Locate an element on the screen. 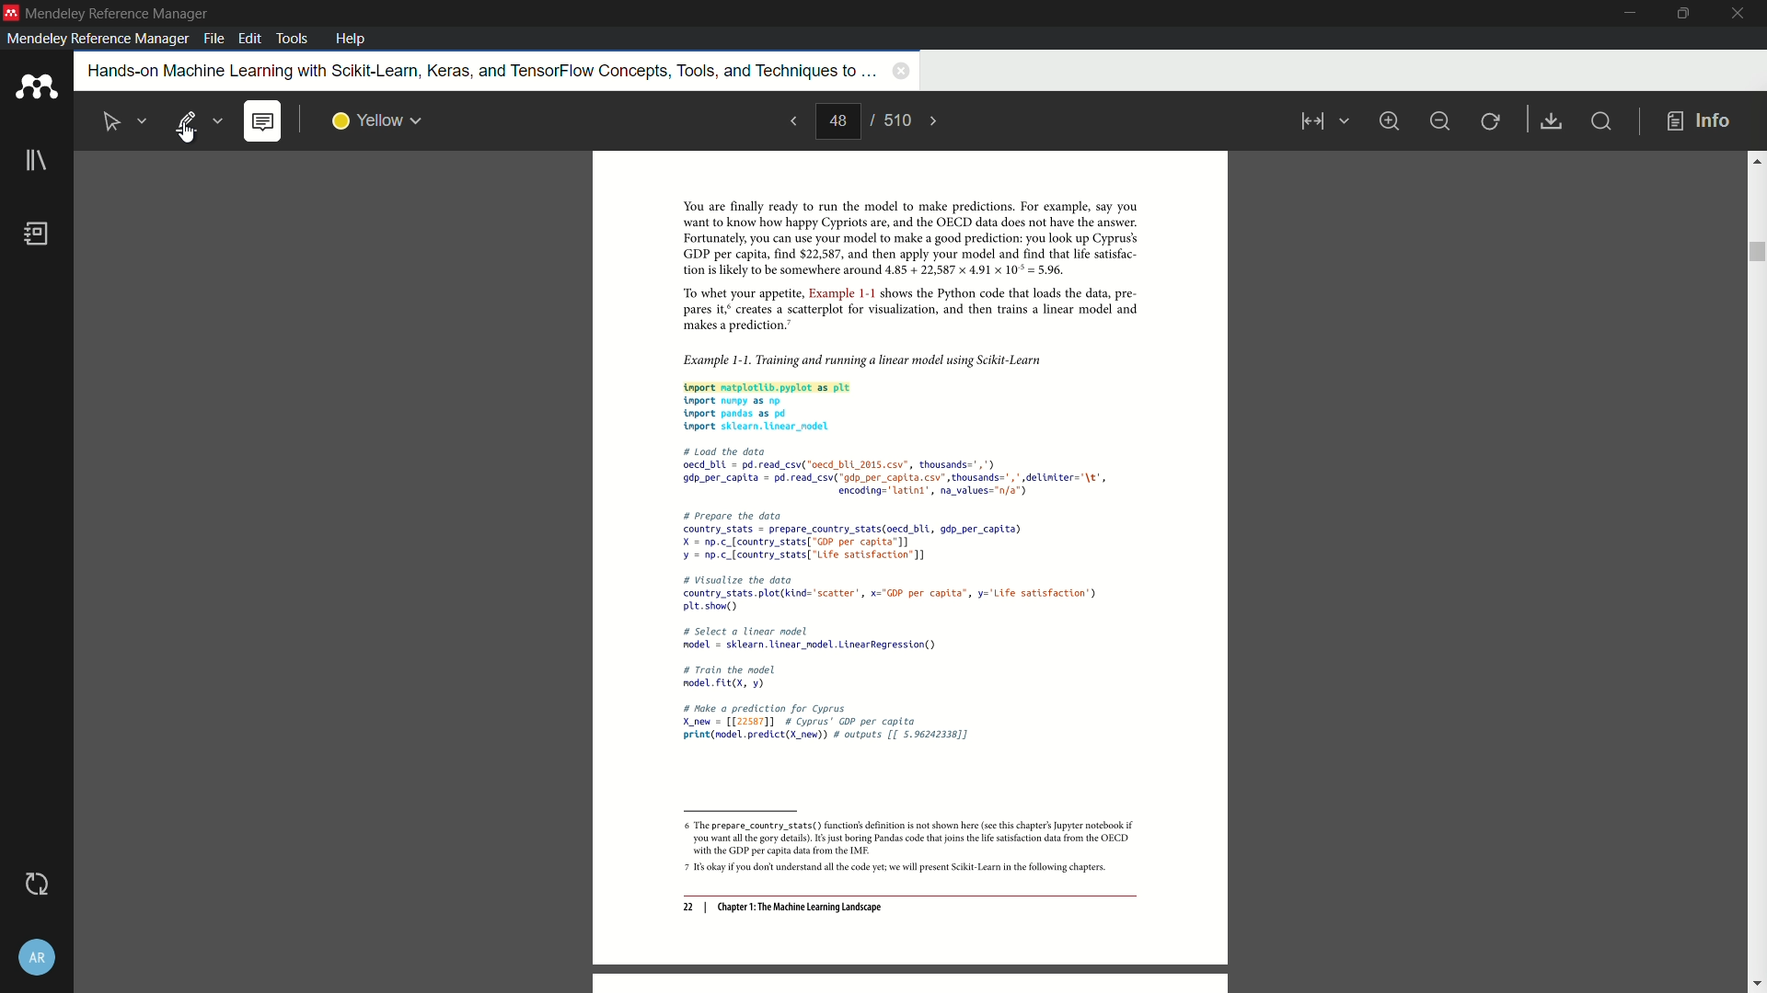 The width and height of the screenshot is (1767, 993). 22 | Chapter 1: The Machine Learning Landscape is located at coordinates (782, 908).